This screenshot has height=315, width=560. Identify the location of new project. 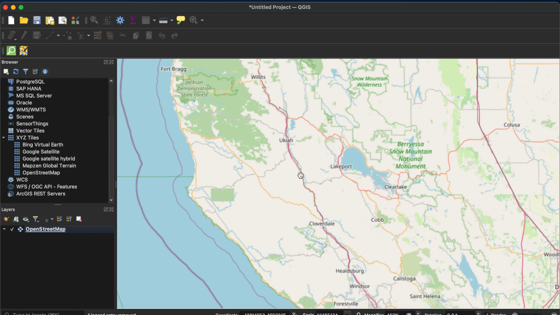
(13, 21).